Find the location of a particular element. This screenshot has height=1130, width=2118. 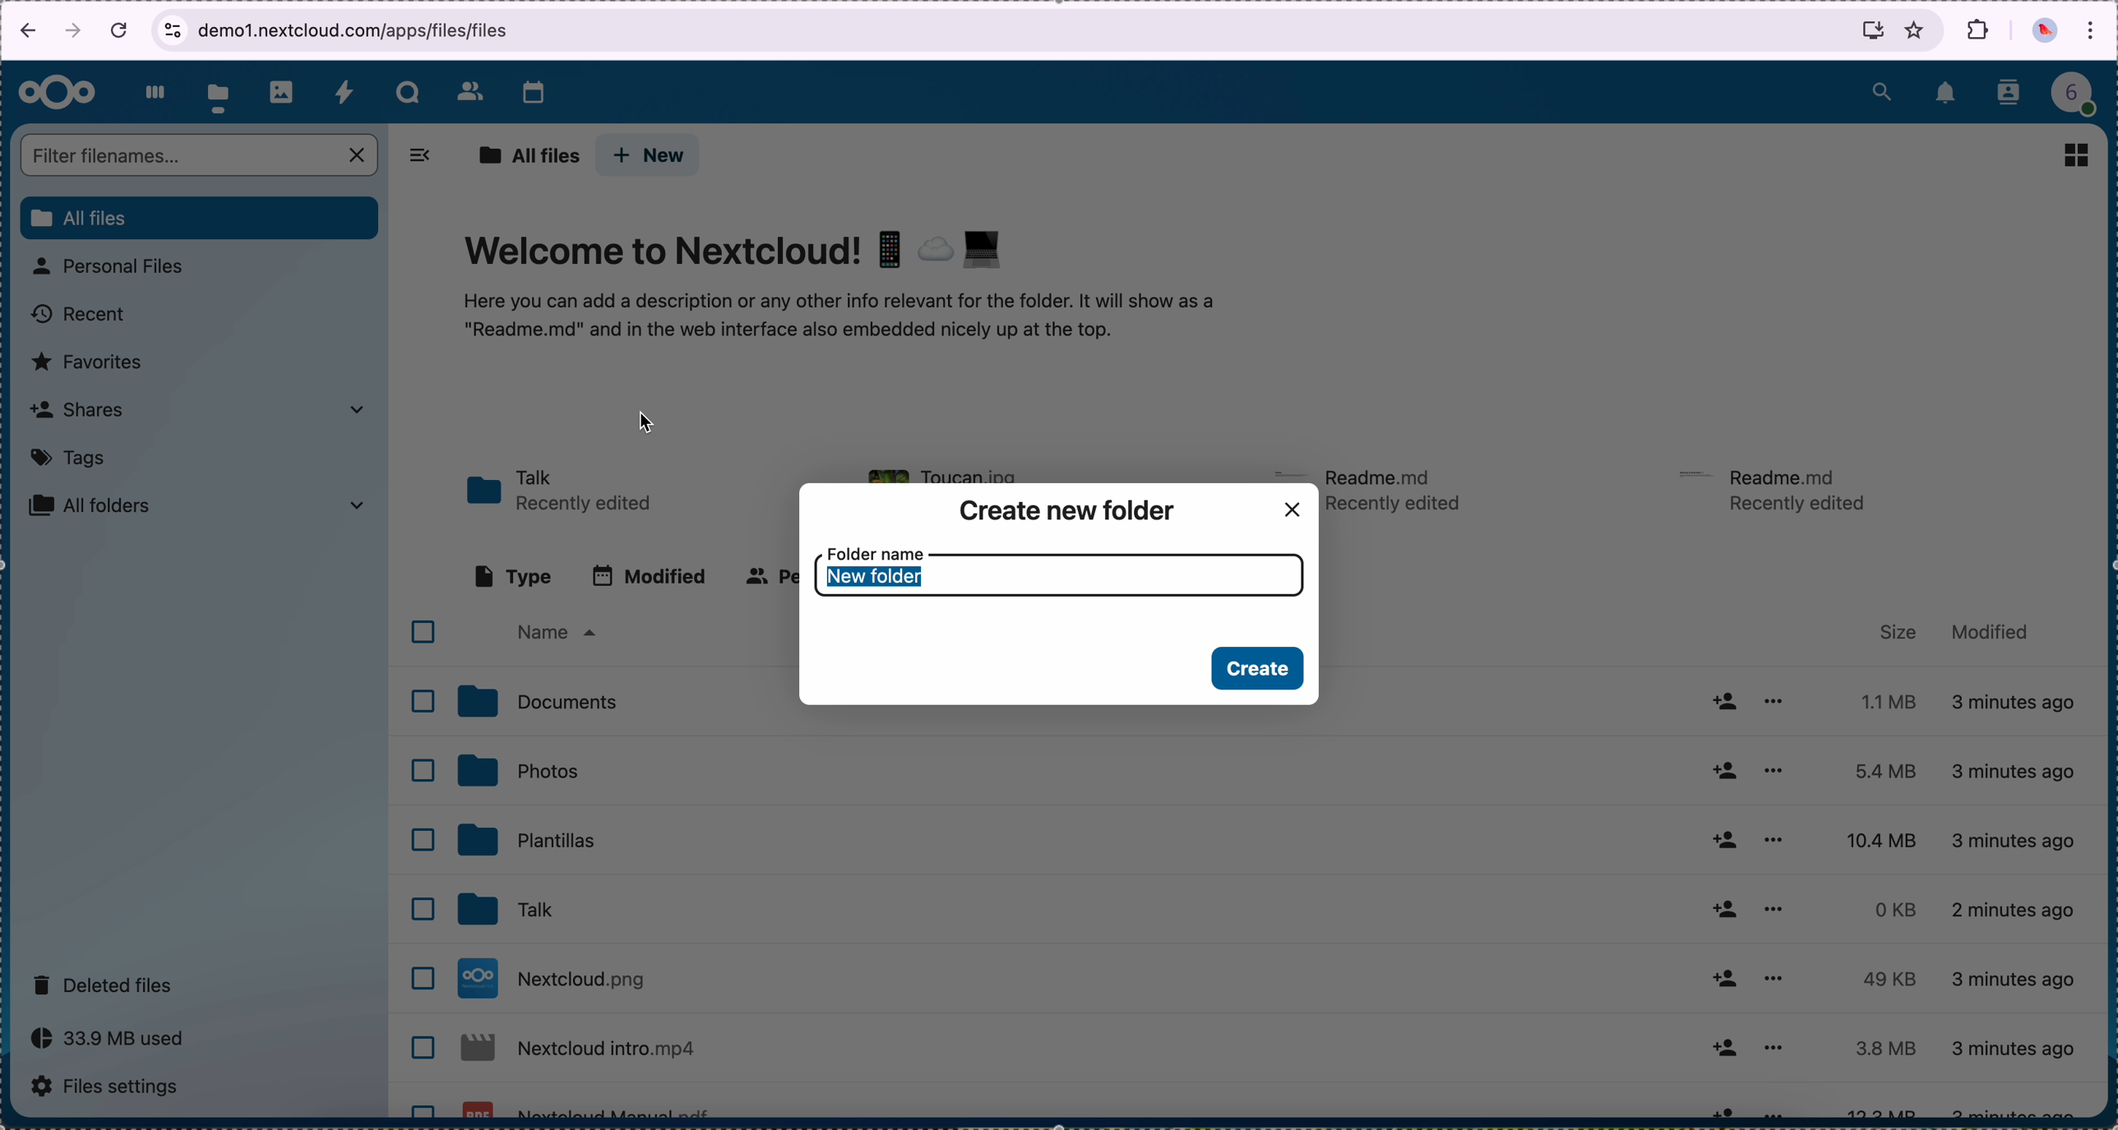

extensions is located at coordinates (1979, 30).